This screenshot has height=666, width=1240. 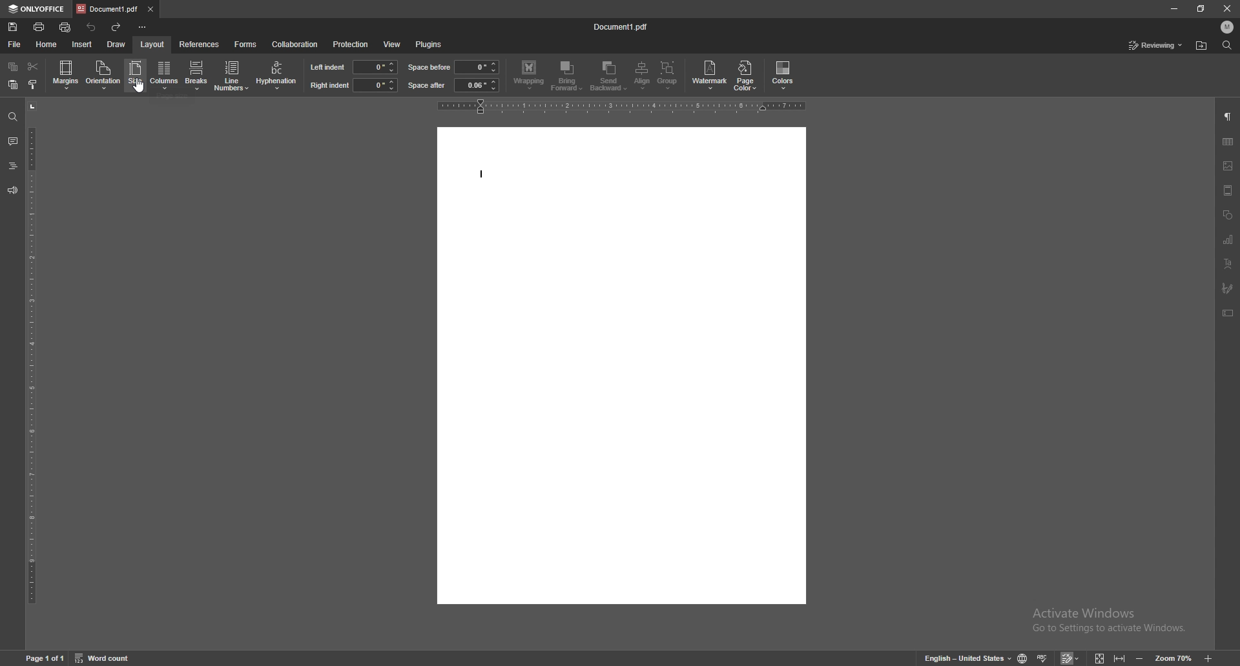 What do you see at coordinates (1228, 141) in the screenshot?
I see `table` at bounding box center [1228, 141].